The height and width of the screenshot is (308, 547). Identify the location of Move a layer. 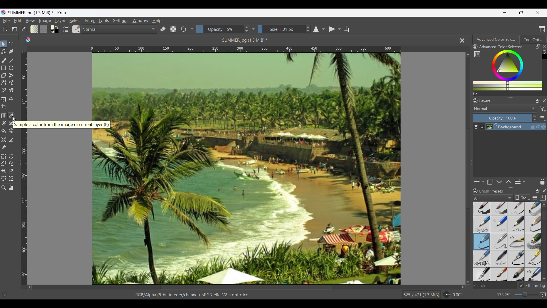
(11, 99).